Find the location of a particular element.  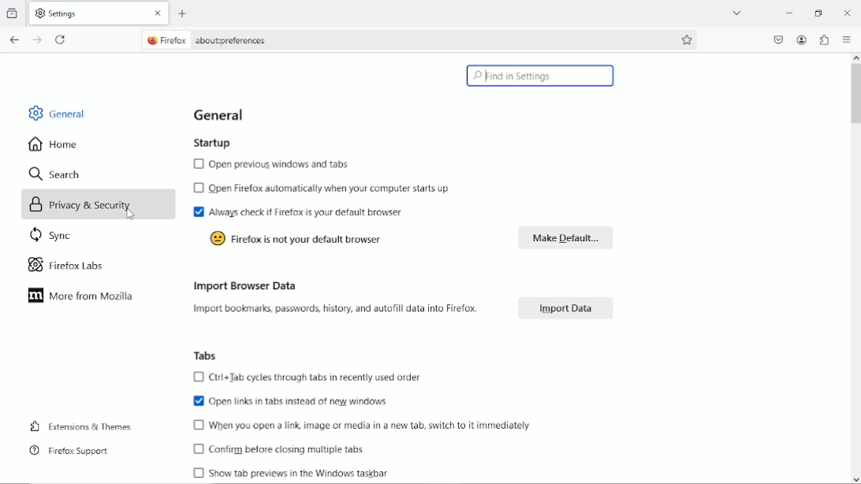

cursor is located at coordinates (133, 218).